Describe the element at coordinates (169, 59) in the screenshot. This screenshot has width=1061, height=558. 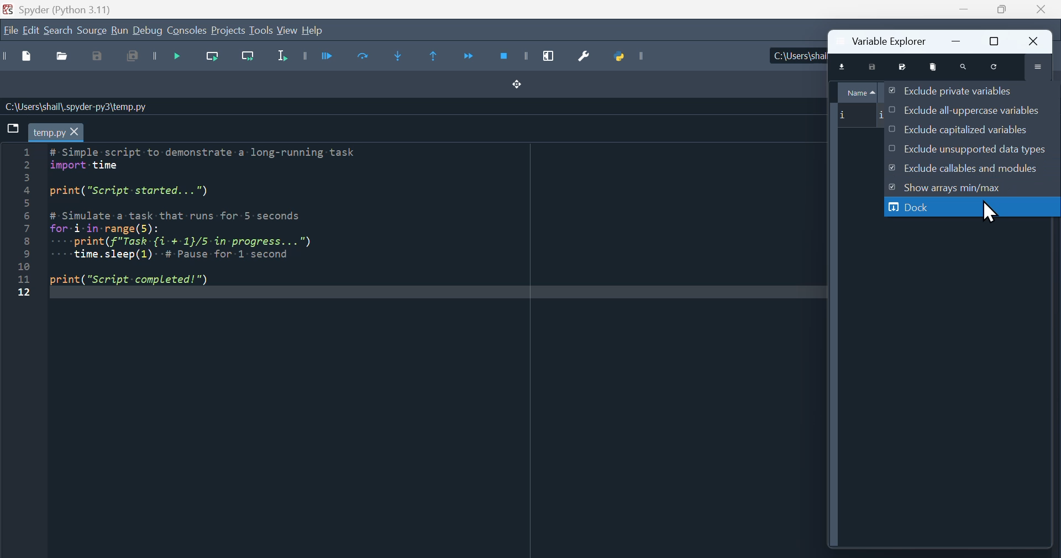
I see `Debug file` at that location.